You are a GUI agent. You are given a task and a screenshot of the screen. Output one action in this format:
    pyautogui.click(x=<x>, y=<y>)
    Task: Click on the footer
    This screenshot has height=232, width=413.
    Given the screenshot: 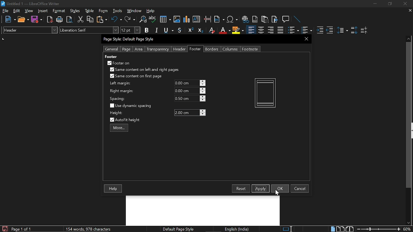 What is the action you would take?
    pyautogui.click(x=111, y=56)
    